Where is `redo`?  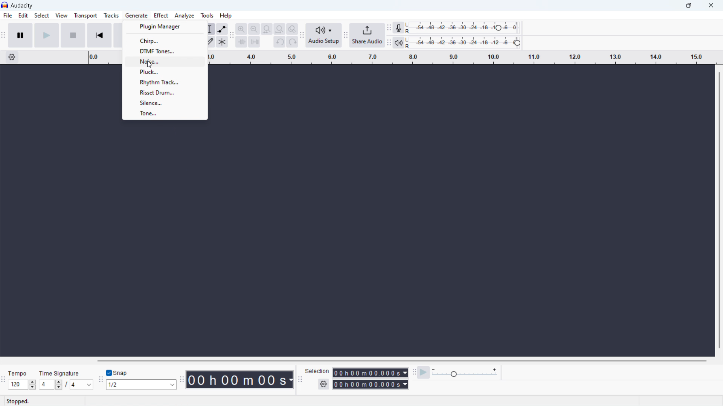 redo is located at coordinates (292, 42).